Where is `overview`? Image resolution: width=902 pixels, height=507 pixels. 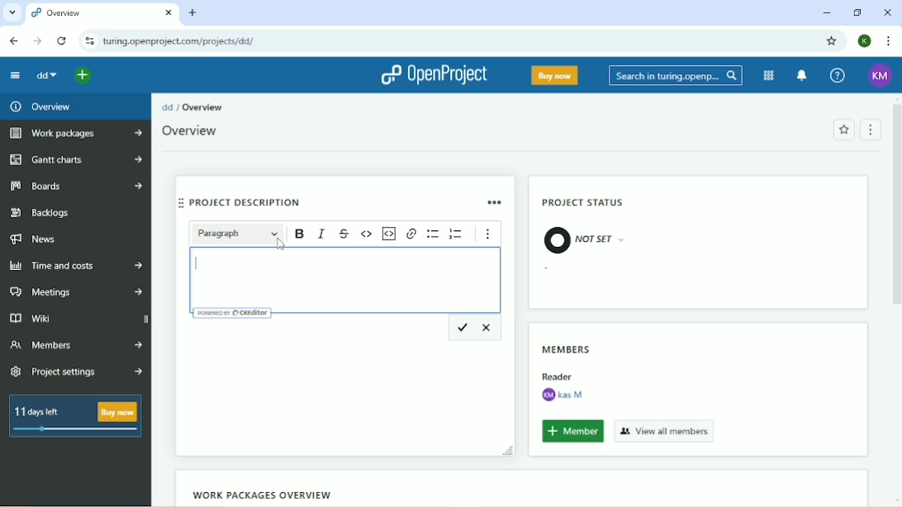 overview is located at coordinates (102, 14).